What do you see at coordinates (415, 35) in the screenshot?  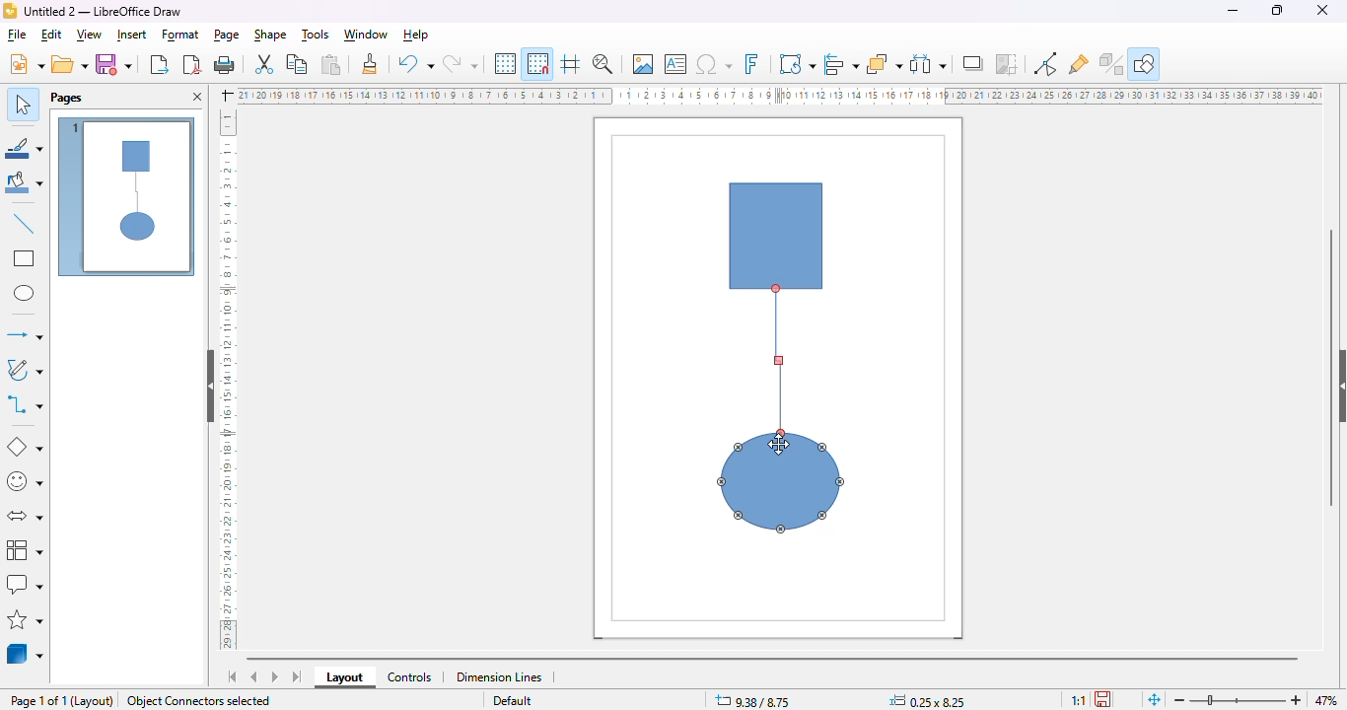 I see `help` at bounding box center [415, 35].